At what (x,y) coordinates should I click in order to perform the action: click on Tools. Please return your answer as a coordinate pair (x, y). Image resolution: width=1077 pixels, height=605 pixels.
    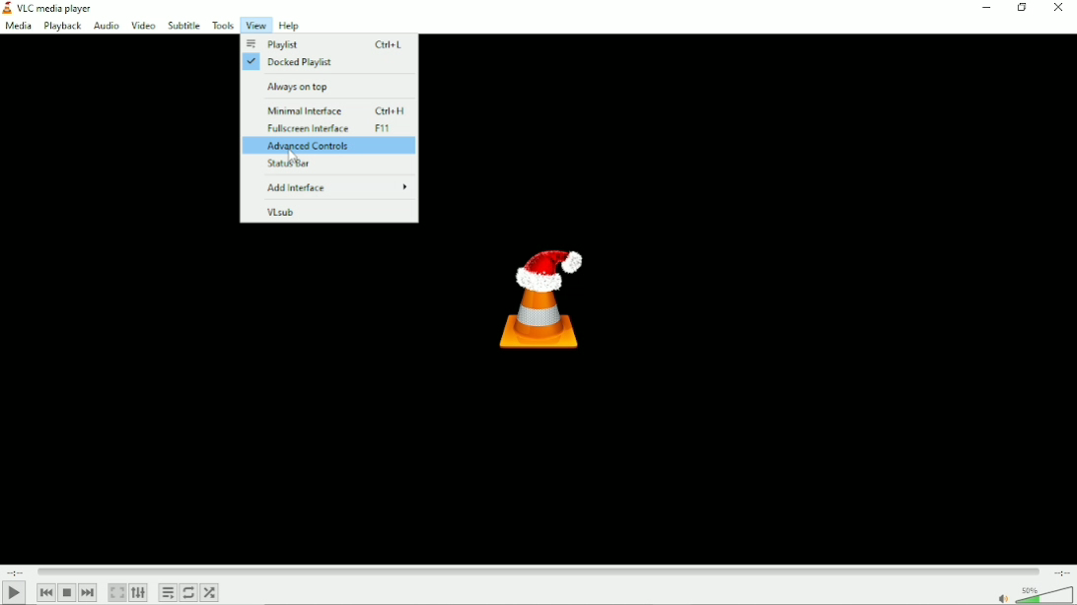
    Looking at the image, I should click on (221, 25).